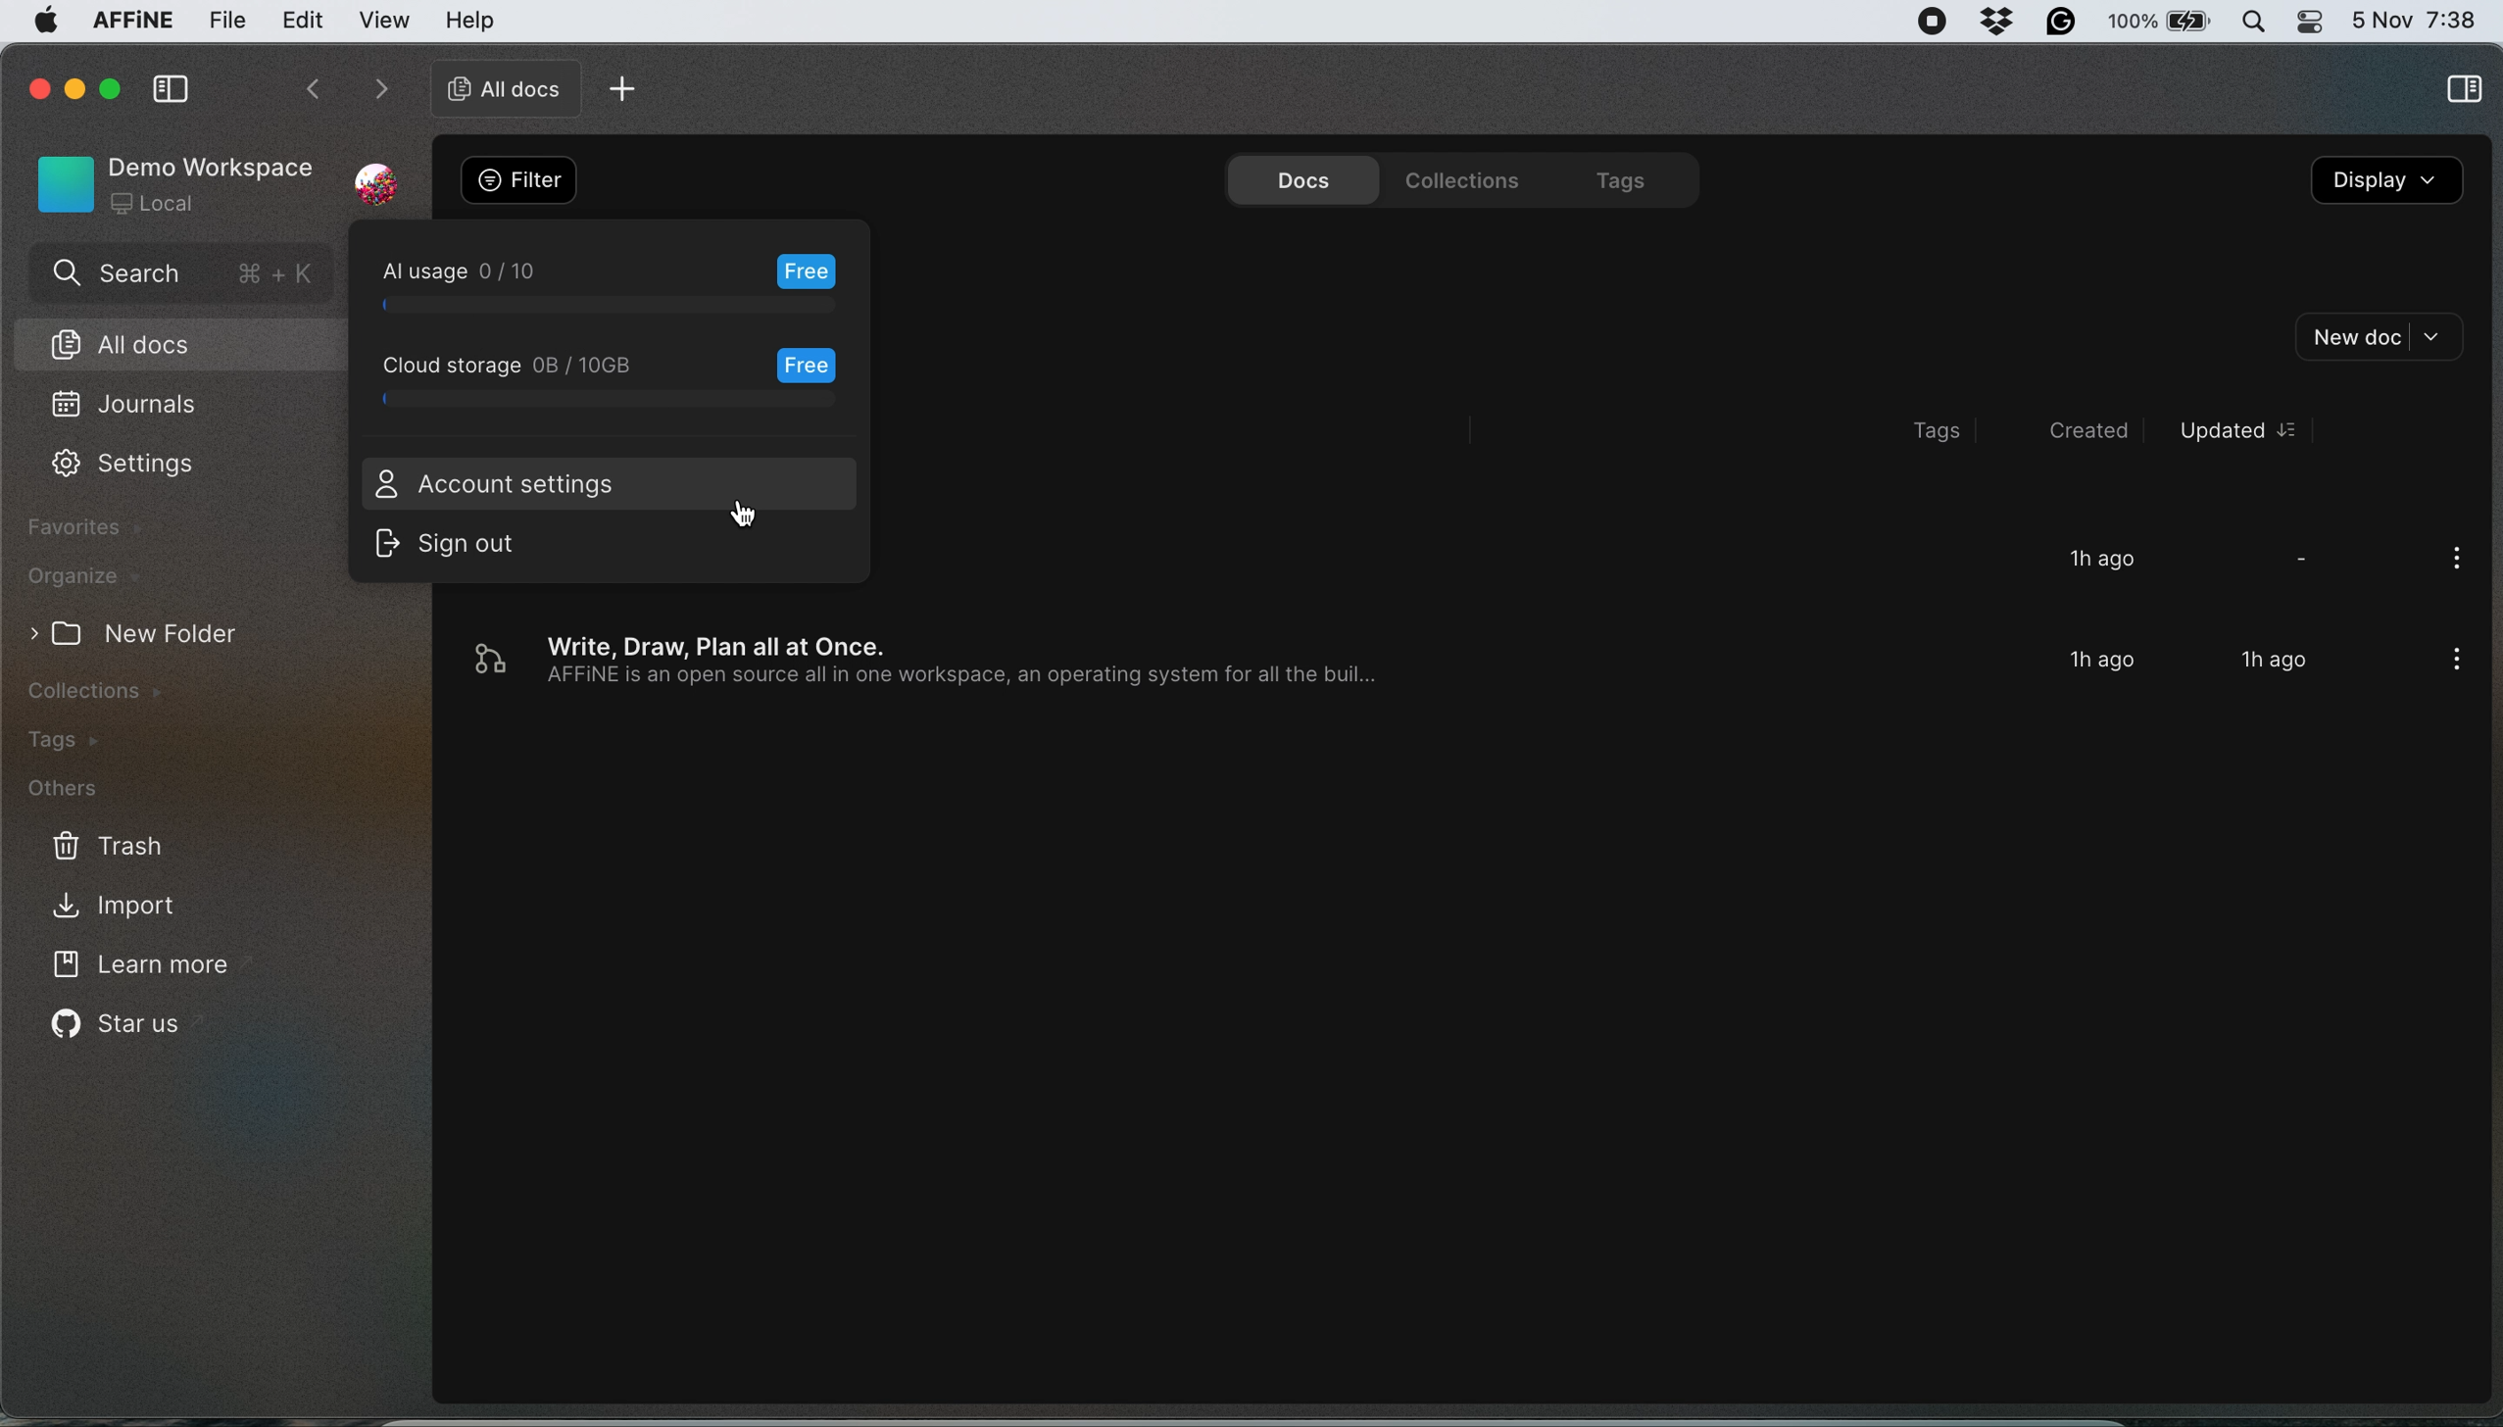 This screenshot has width=2503, height=1427. Describe the element at coordinates (2416, 18) in the screenshot. I see `date and time` at that location.